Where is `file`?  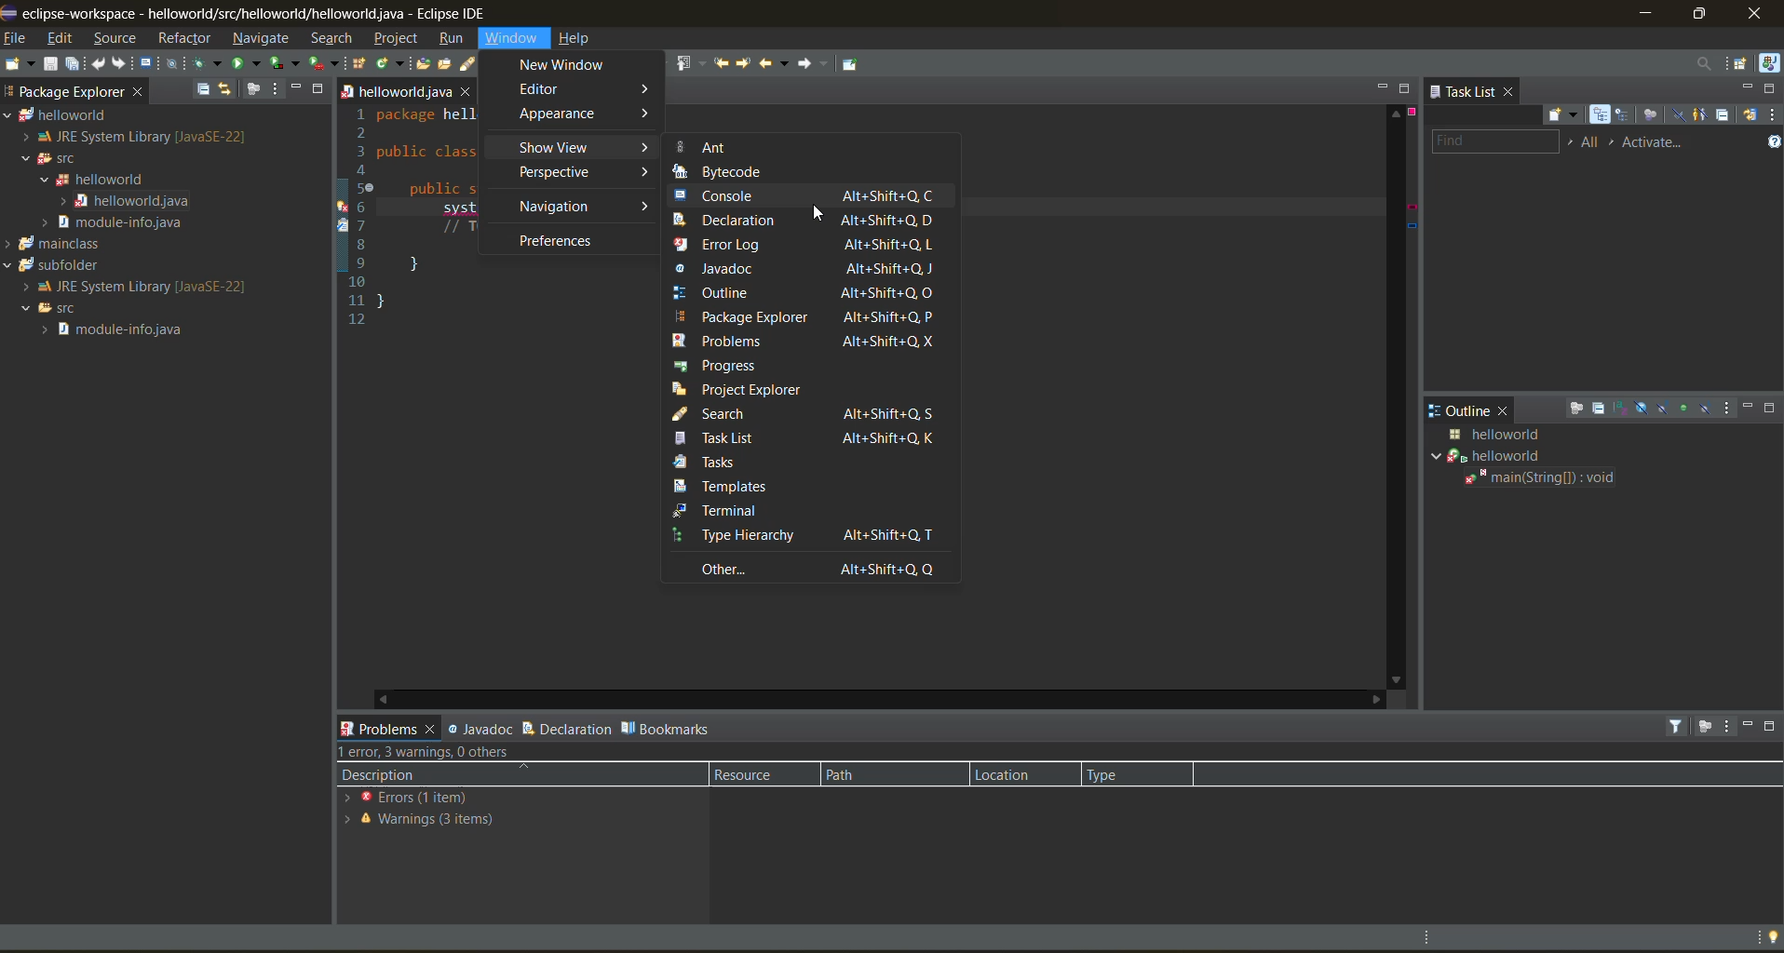
file is located at coordinates (17, 39).